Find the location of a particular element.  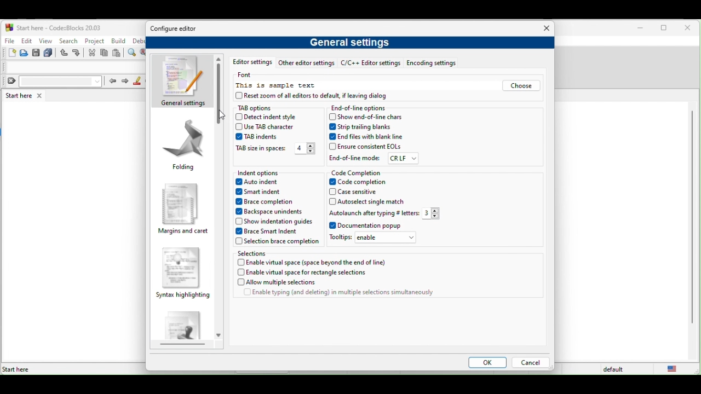

file is located at coordinates (9, 39).